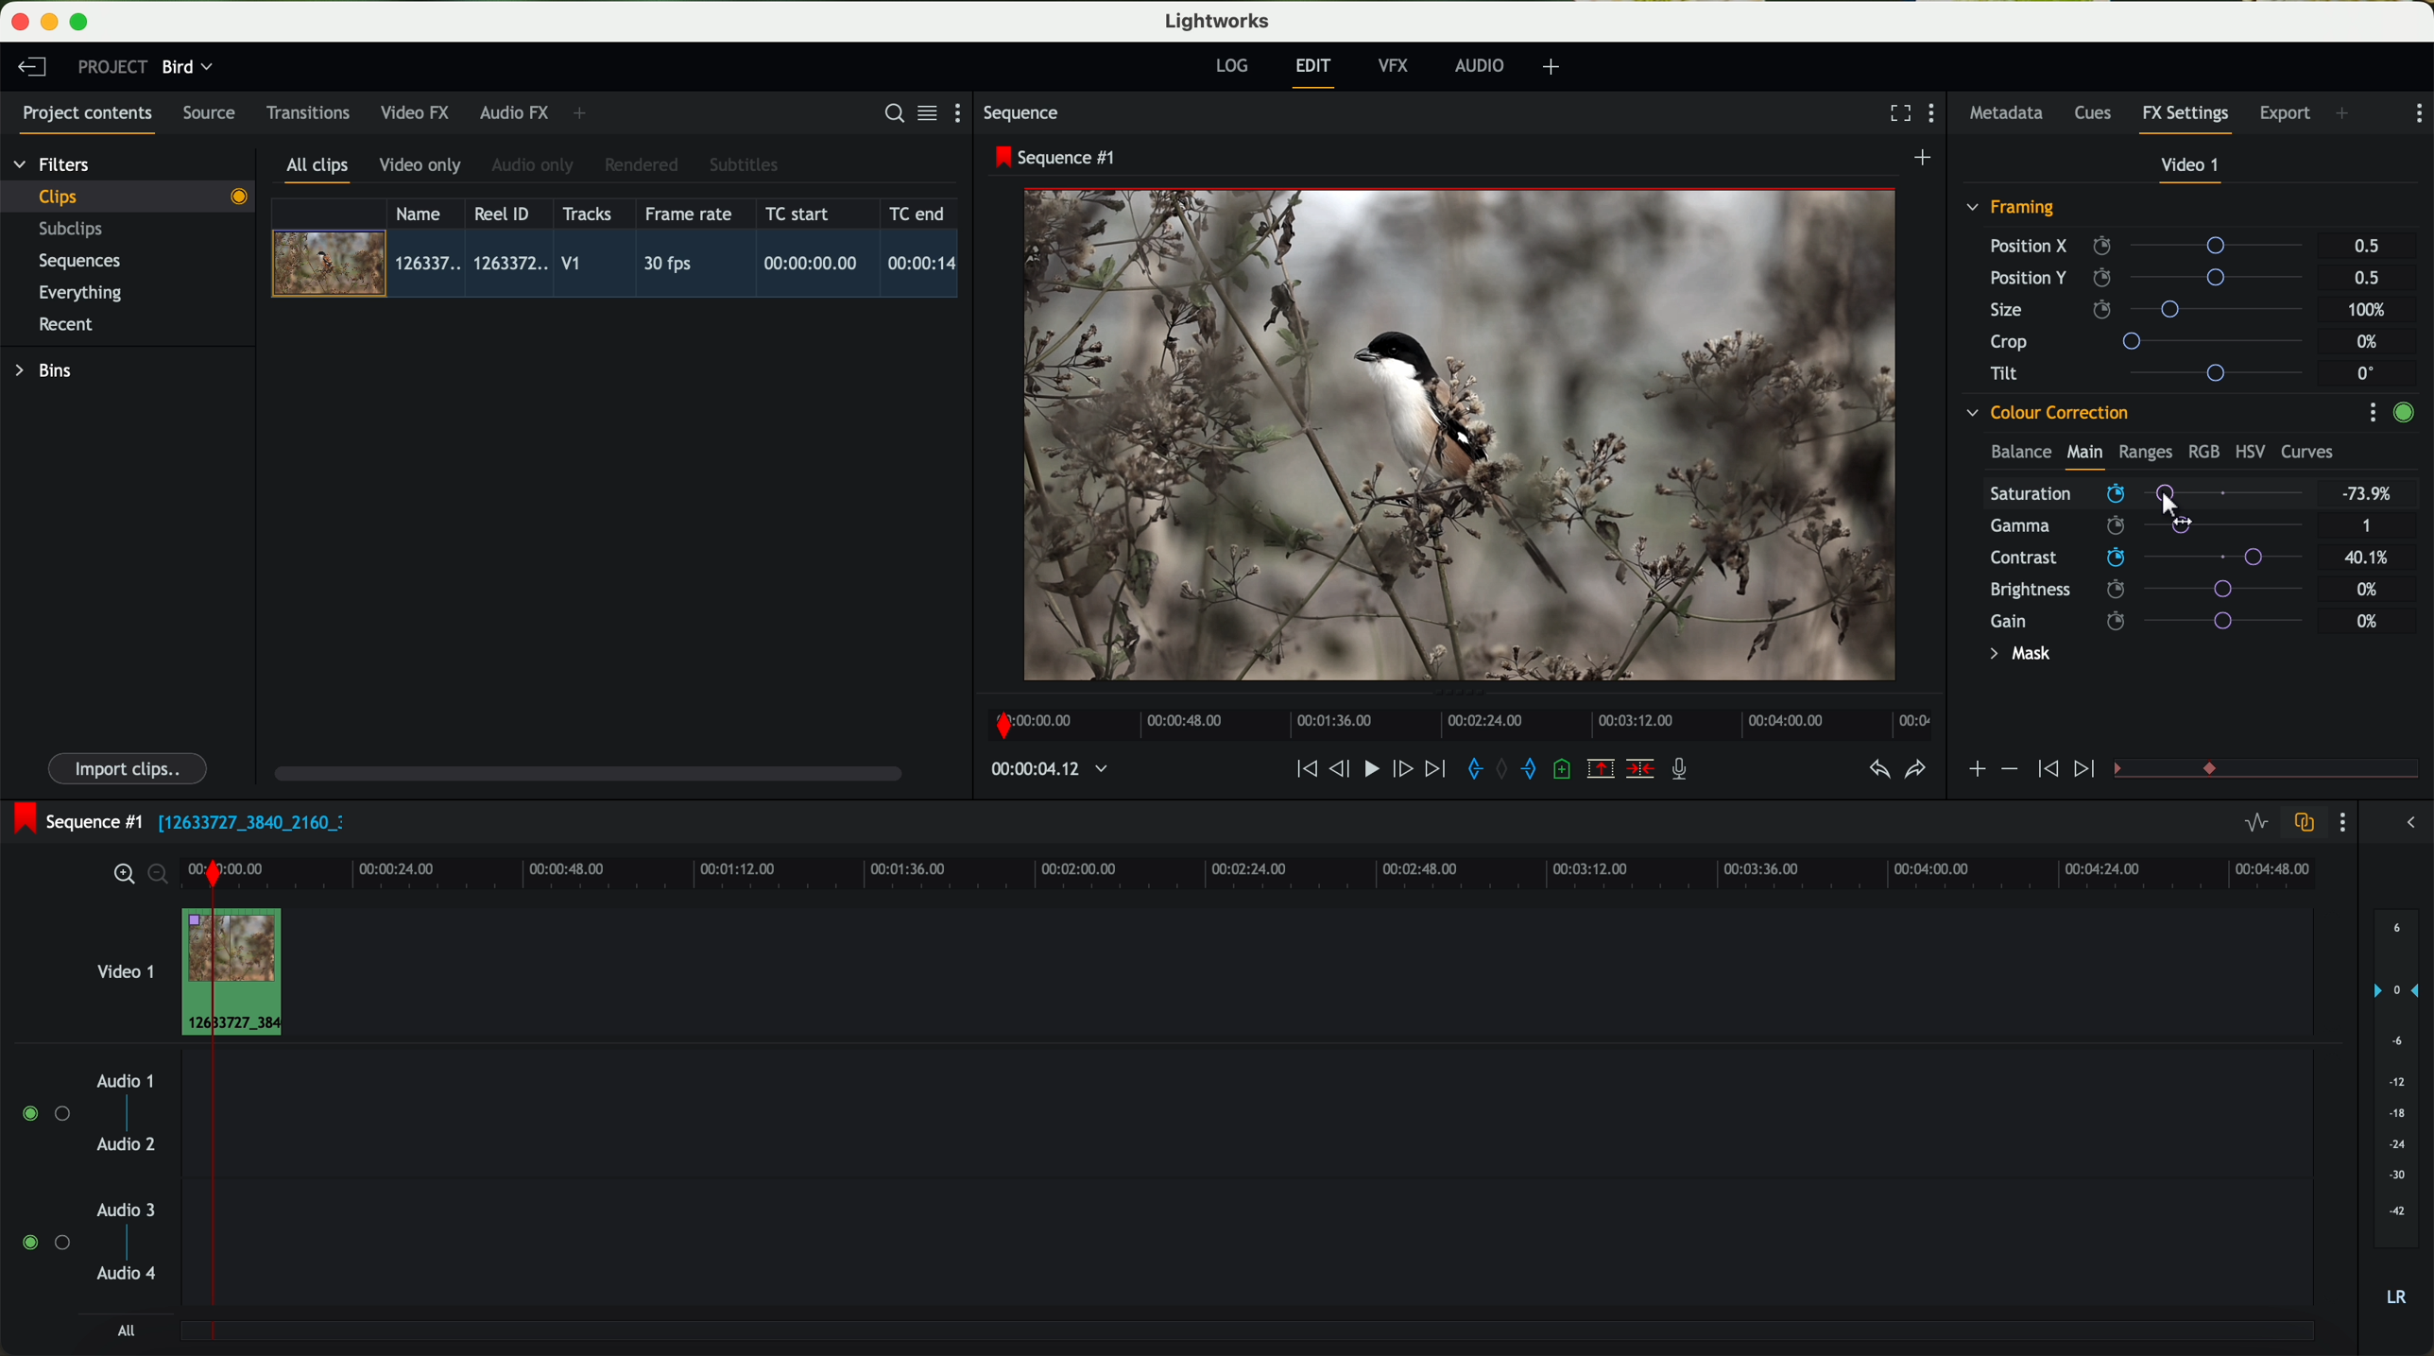  I want to click on toggle audio levels editing, so click(2255, 825).